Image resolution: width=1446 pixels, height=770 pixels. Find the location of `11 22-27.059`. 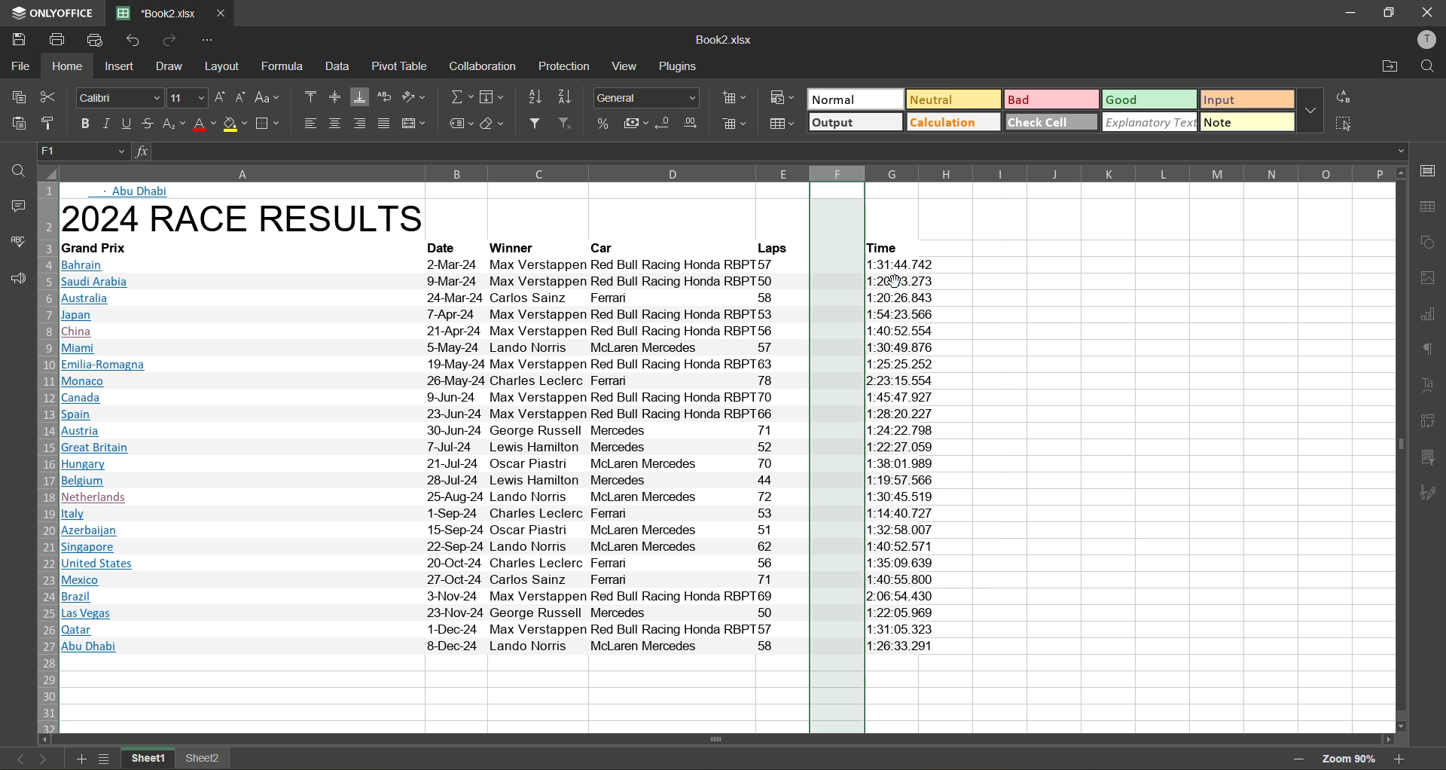

11 22-27.059 is located at coordinates (901, 447).